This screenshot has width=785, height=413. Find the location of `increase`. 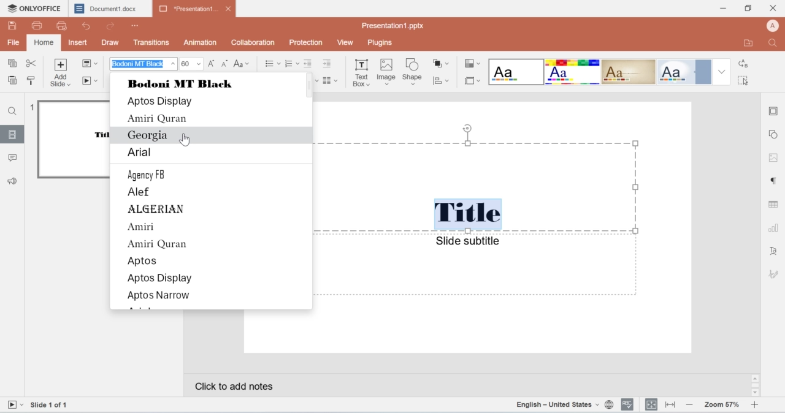

increase is located at coordinates (755, 405).